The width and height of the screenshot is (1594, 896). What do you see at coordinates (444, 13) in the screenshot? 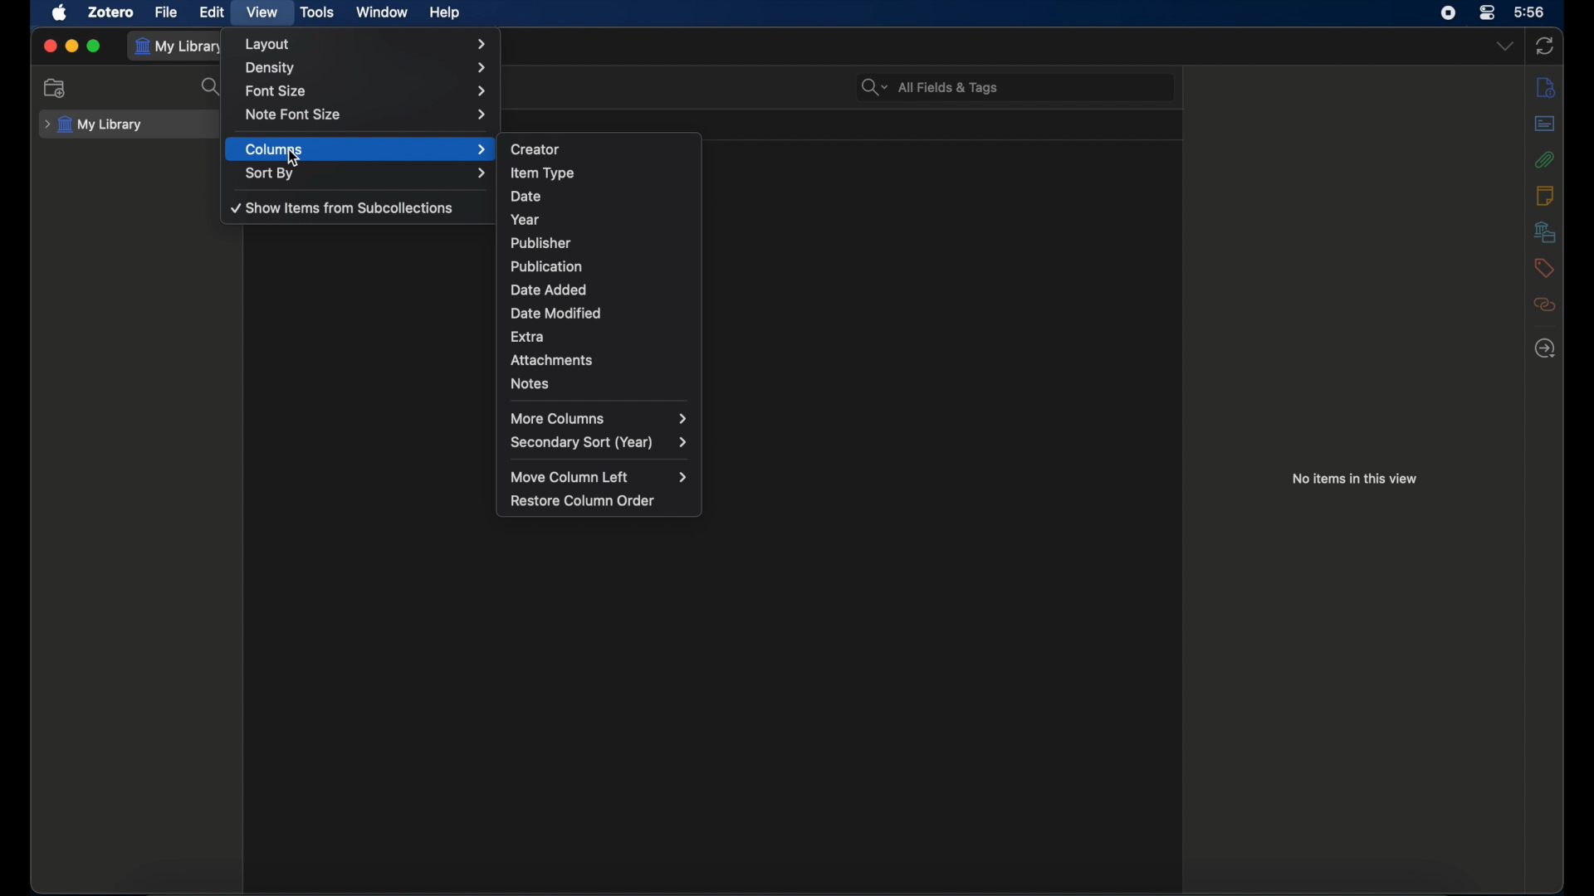
I see `help` at bounding box center [444, 13].